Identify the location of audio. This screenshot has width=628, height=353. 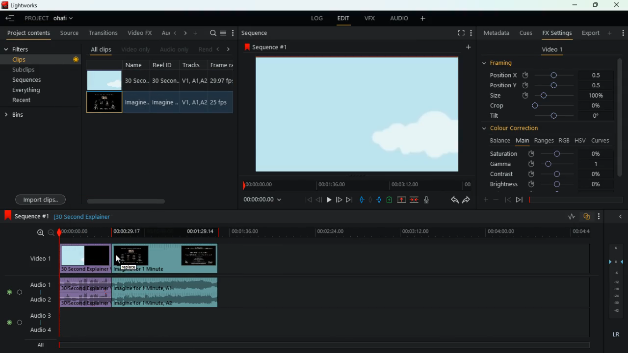
(86, 292).